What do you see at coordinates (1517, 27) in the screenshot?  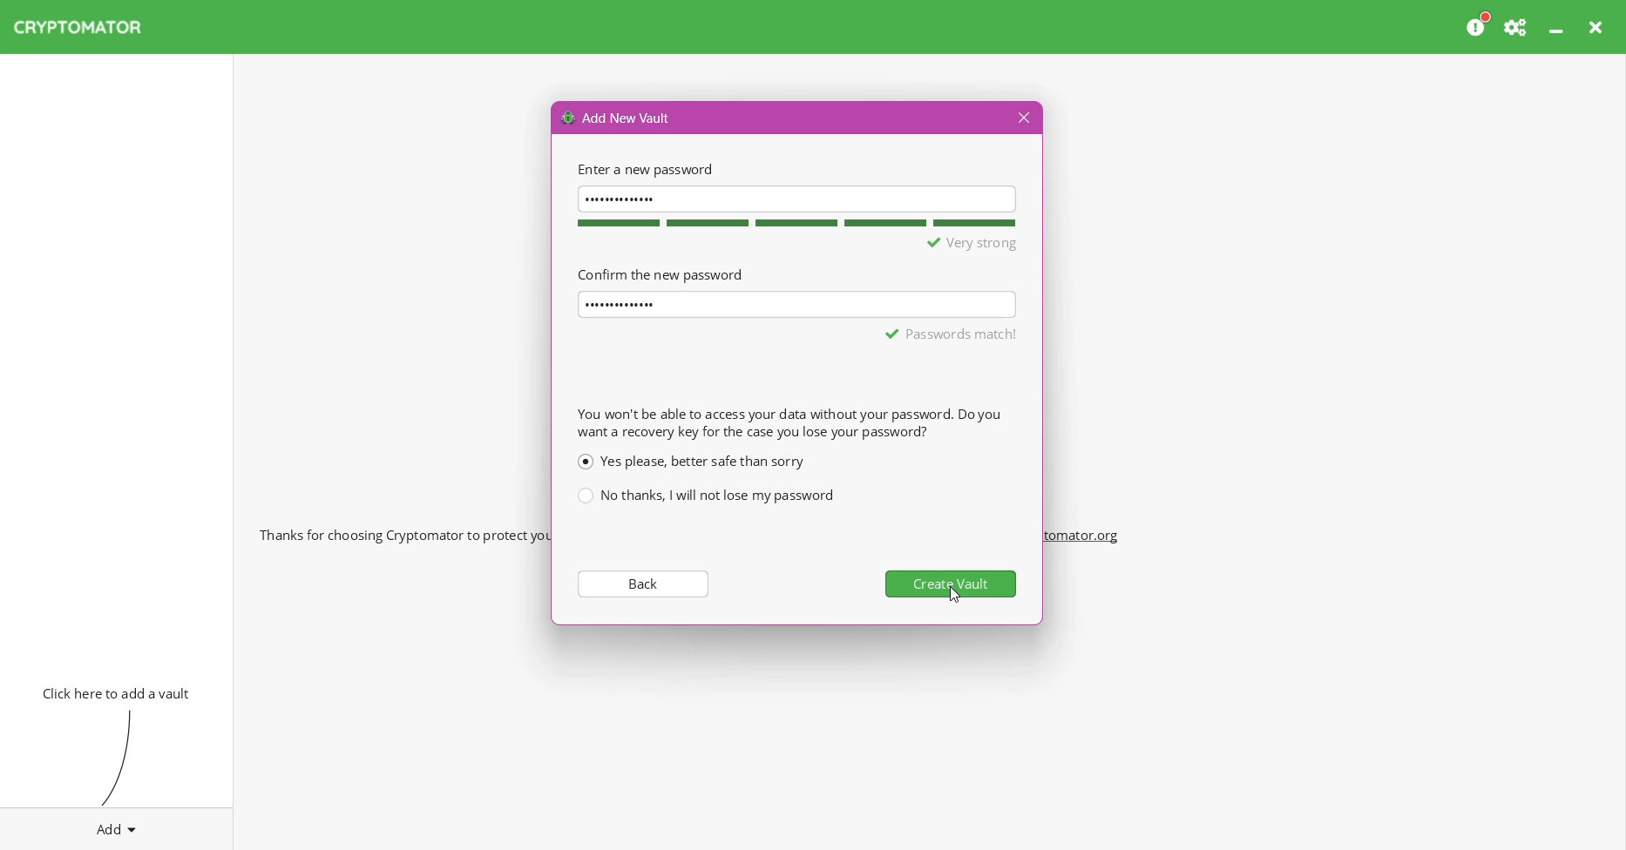 I see `Preferences` at bounding box center [1517, 27].